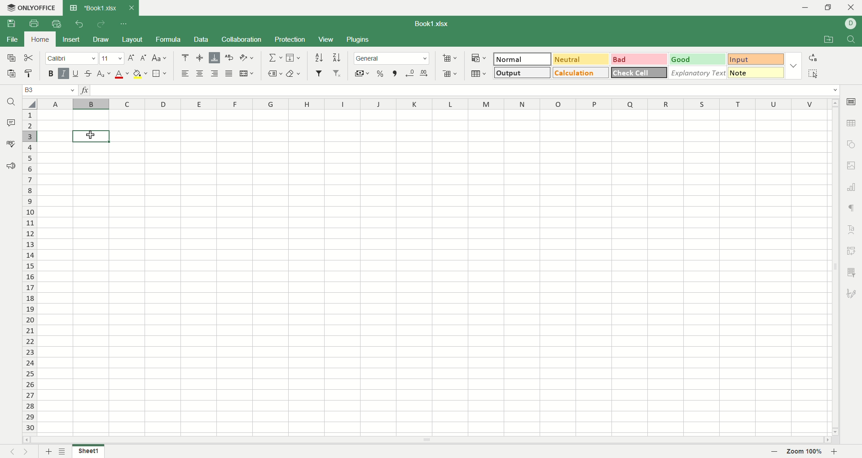 The width and height of the screenshot is (862, 458). Describe the element at coordinates (49, 451) in the screenshot. I see `New sheet` at that location.